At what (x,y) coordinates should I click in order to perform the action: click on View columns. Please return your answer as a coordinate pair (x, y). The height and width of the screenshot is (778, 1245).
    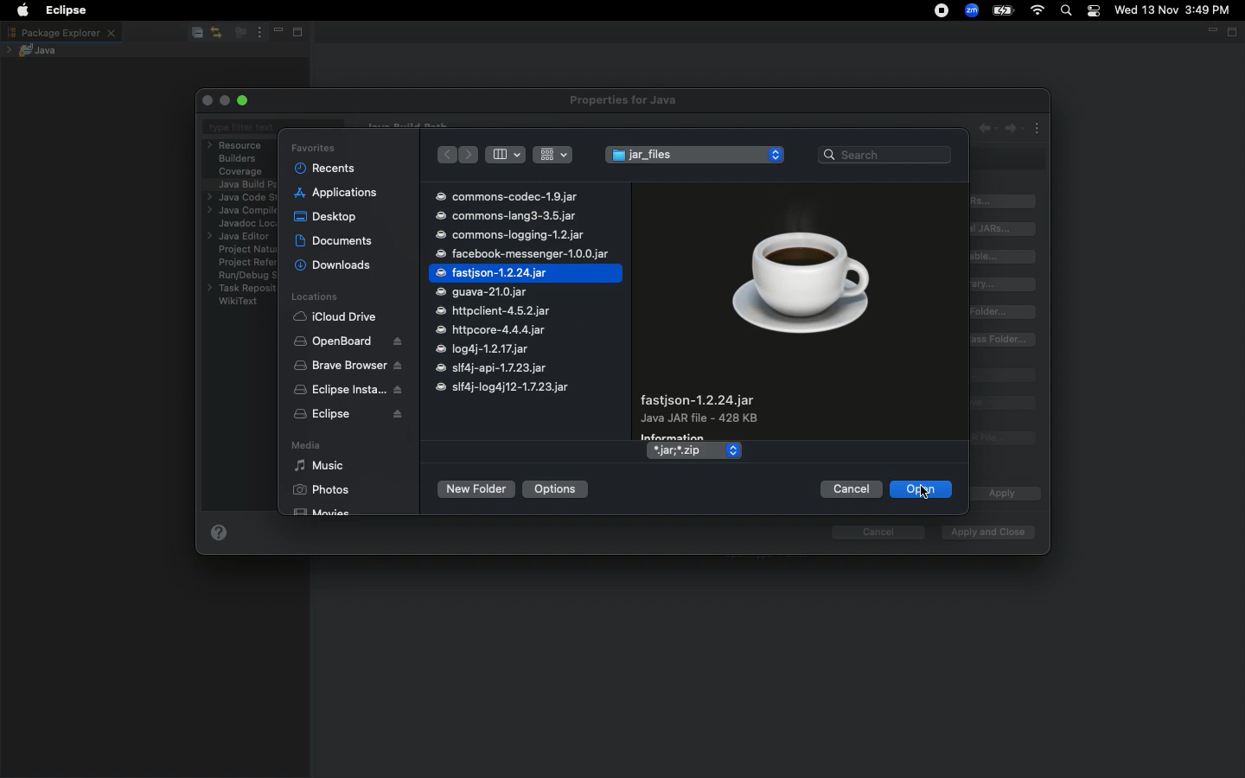
    Looking at the image, I should click on (505, 154).